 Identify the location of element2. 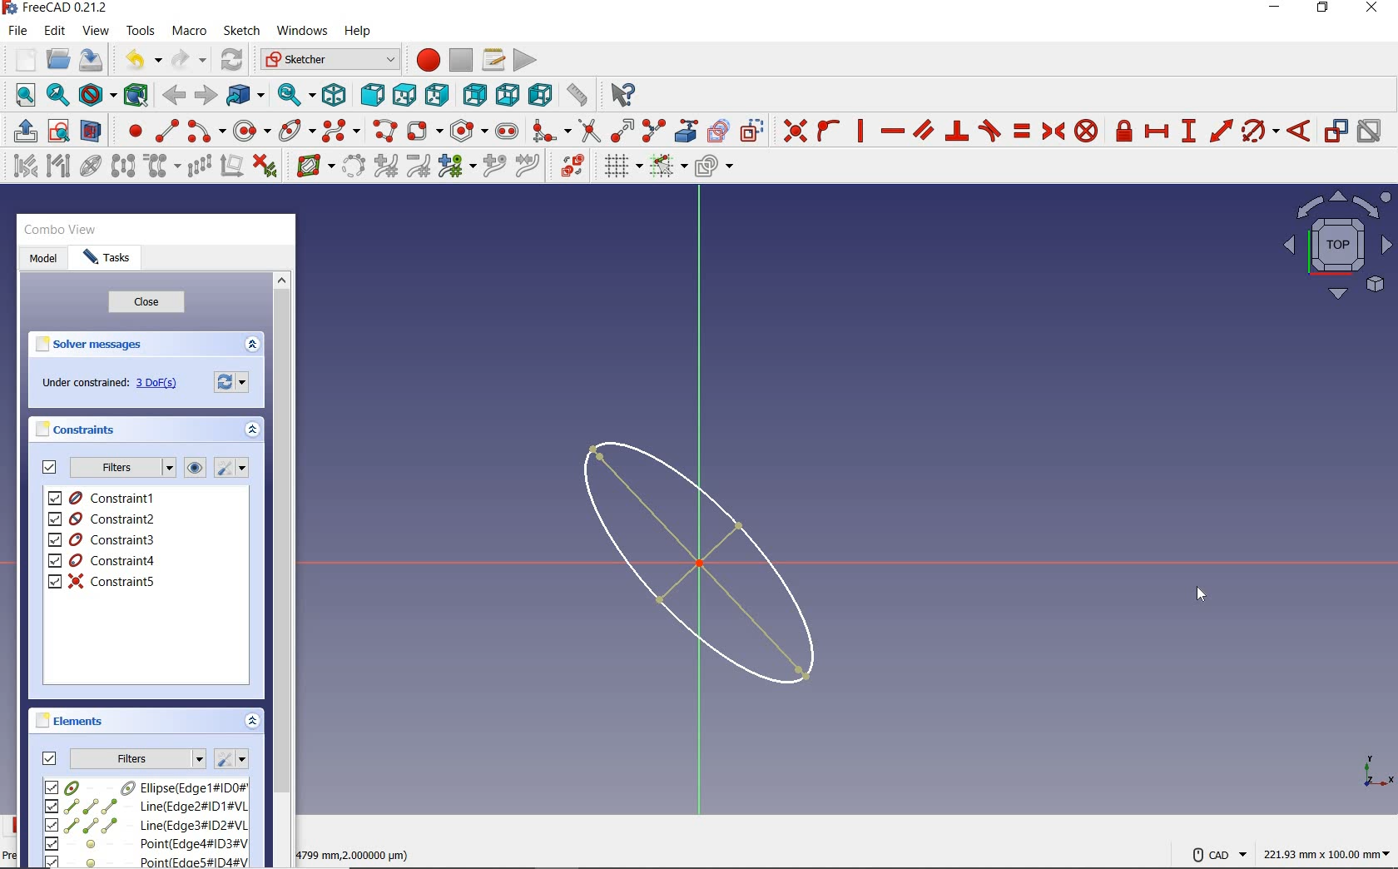
(146, 806).